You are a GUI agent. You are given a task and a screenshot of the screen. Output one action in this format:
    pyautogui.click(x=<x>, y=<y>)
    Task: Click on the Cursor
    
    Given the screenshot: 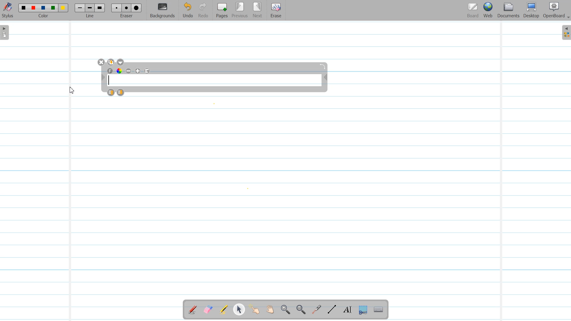 What is the action you would take?
    pyautogui.click(x=73, y=90)
    